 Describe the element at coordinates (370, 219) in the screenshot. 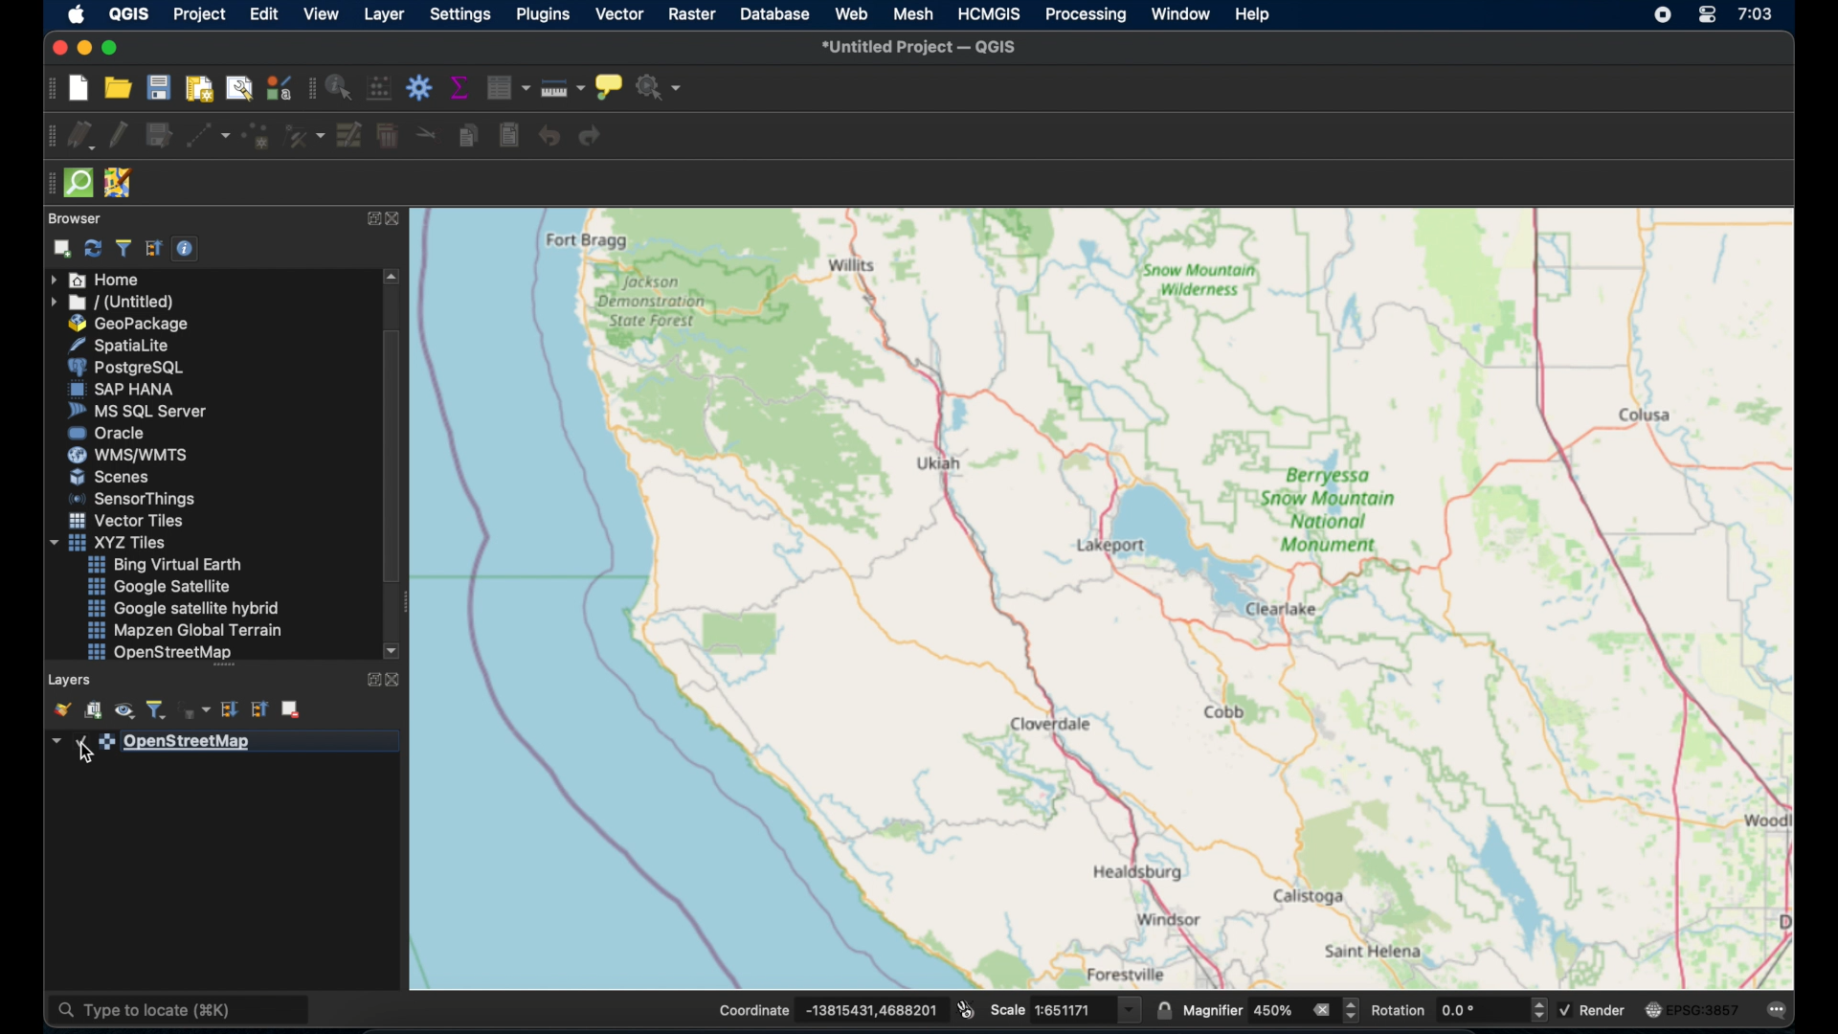

I see `expand` at that location.